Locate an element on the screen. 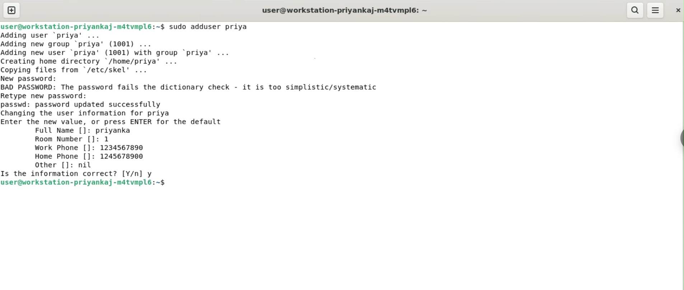 The height and width of the screenshot is (290, 684). search is located at coordinates (634, 10).